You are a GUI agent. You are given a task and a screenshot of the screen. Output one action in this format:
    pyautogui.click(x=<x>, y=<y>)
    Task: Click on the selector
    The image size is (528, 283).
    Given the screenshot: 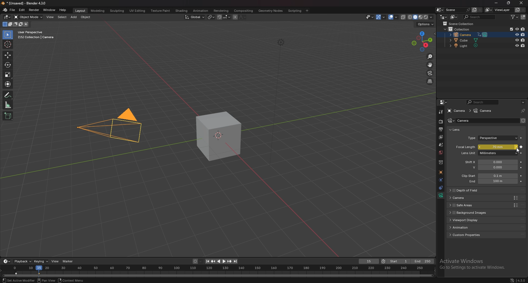 What is the action you would take?
    pyautogui.click(x=8, y=35)
    